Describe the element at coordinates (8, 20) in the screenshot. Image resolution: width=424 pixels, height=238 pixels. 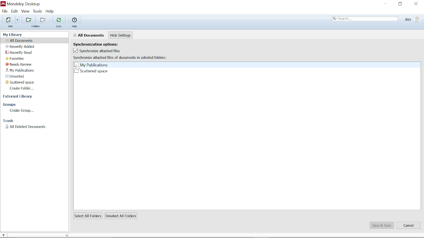
I see `Add files` at that location.